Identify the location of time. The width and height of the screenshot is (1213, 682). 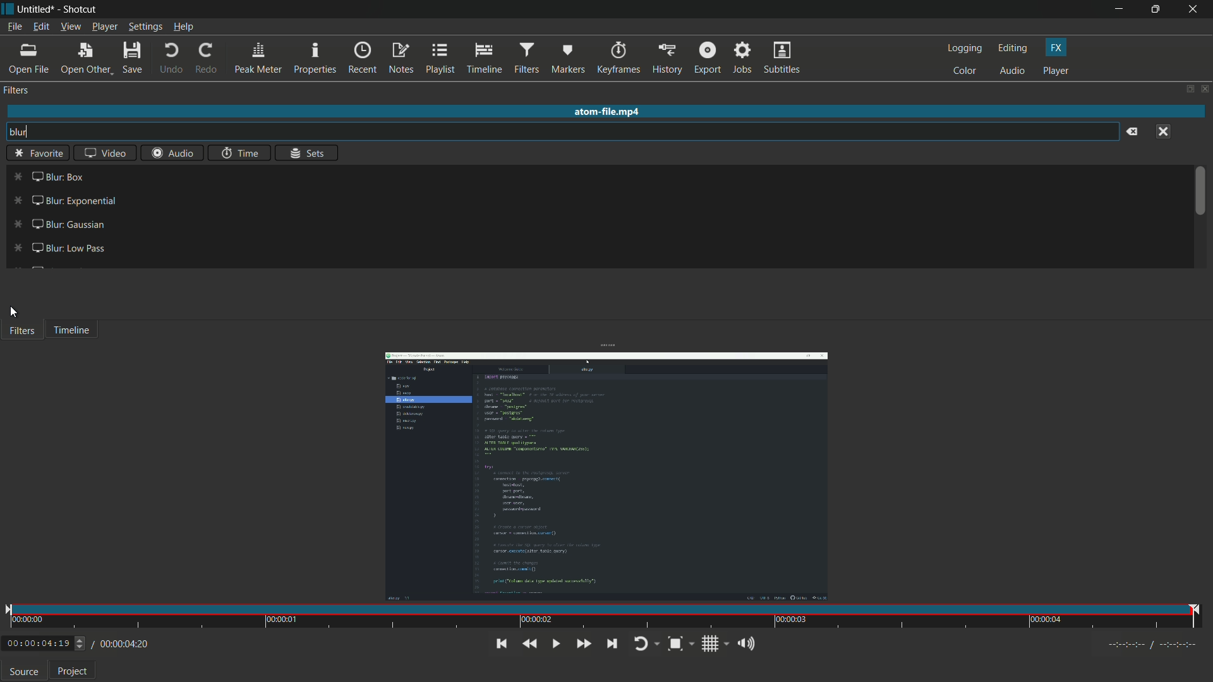
(605, 617).